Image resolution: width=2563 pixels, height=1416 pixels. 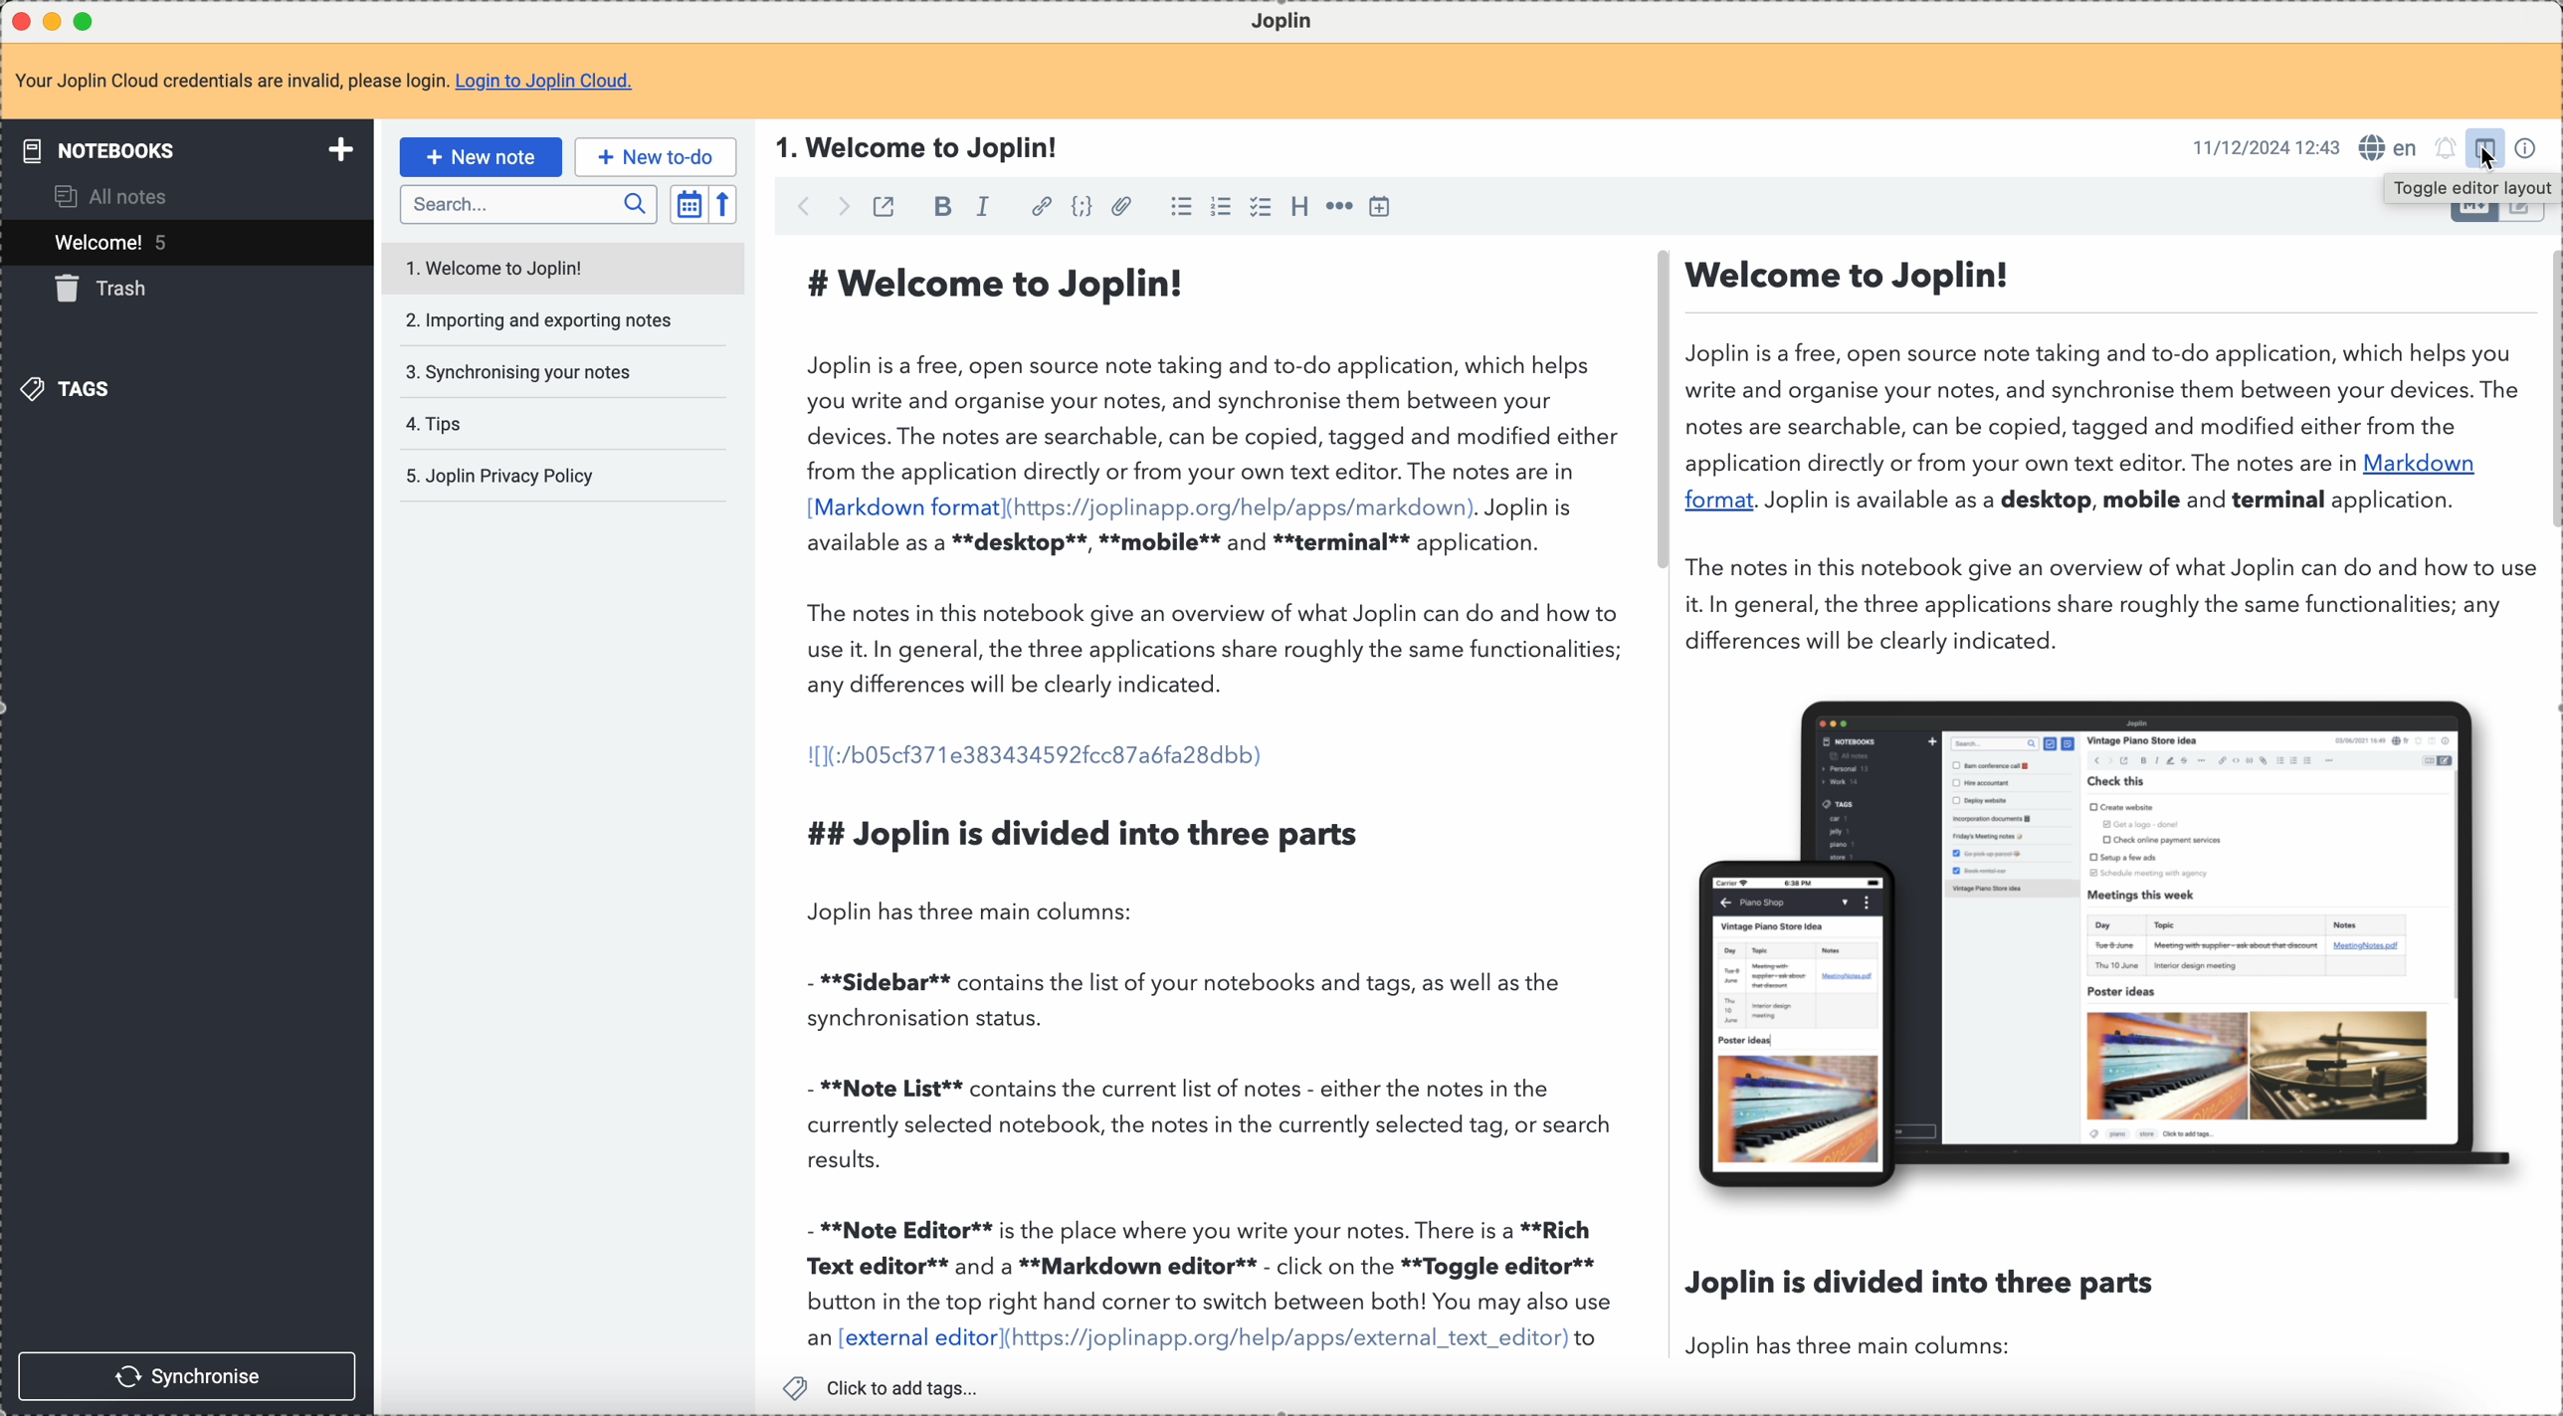 What do you see at coordinates (121, 196) in the screenshot?
I see `all notes` at bounding box center [121, 196].